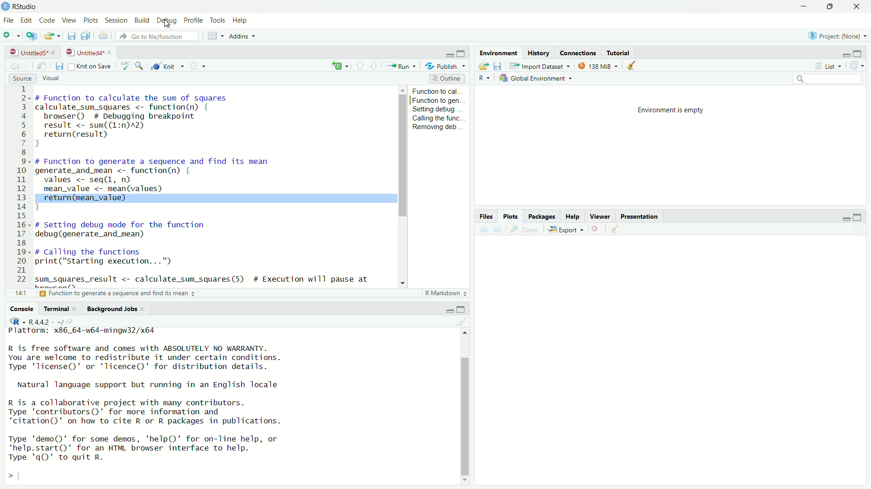 This screenshot has height=489, width=871. I want to click on environment, so click(498, 51).